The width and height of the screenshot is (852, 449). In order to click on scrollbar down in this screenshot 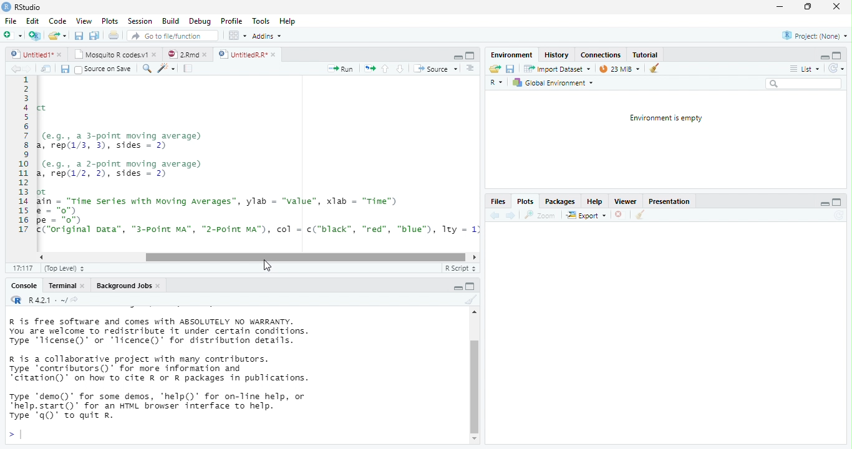, I will do `click(475, 439)`.